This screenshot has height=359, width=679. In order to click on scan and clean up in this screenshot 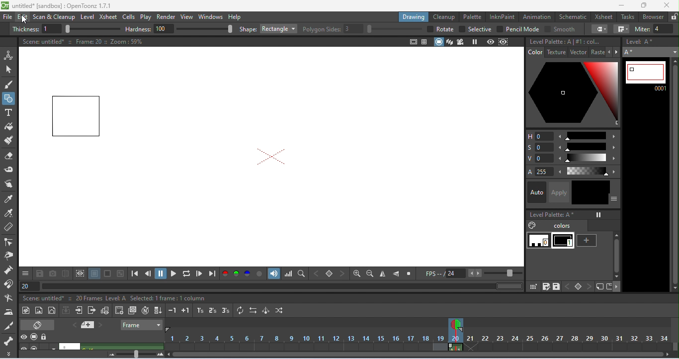, I will do `click(53, 17)`.